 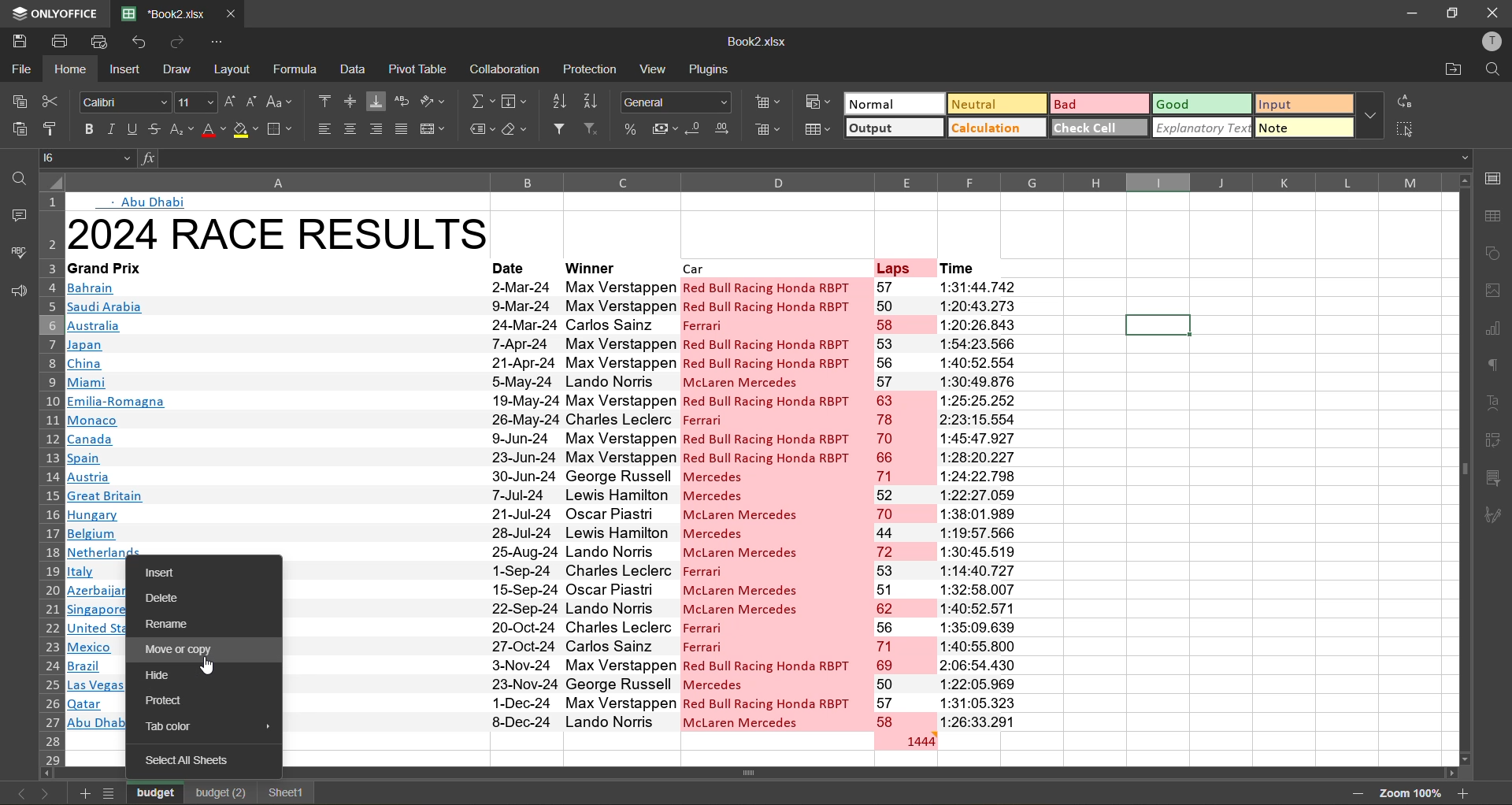 I want to click on call settings, so click(x=1492, y=178).